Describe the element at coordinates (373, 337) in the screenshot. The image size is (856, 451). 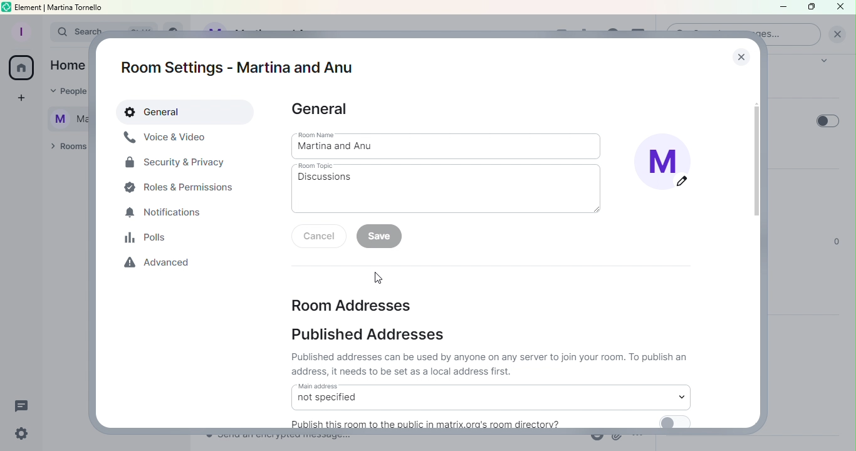
I see `Published addresses` at that location.